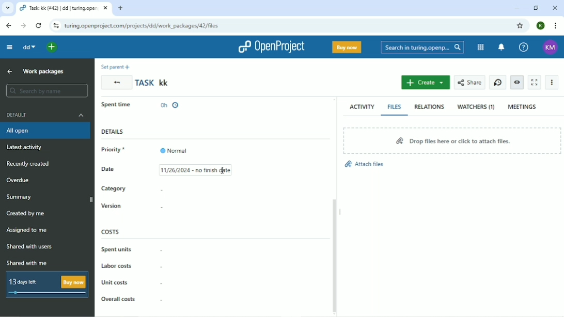 Image resolution: width=564 pixels, height=317 pixels. Describe the element at coordinates (335, 255) in the screenshot. I see `Vertical scrollbar` at that location.